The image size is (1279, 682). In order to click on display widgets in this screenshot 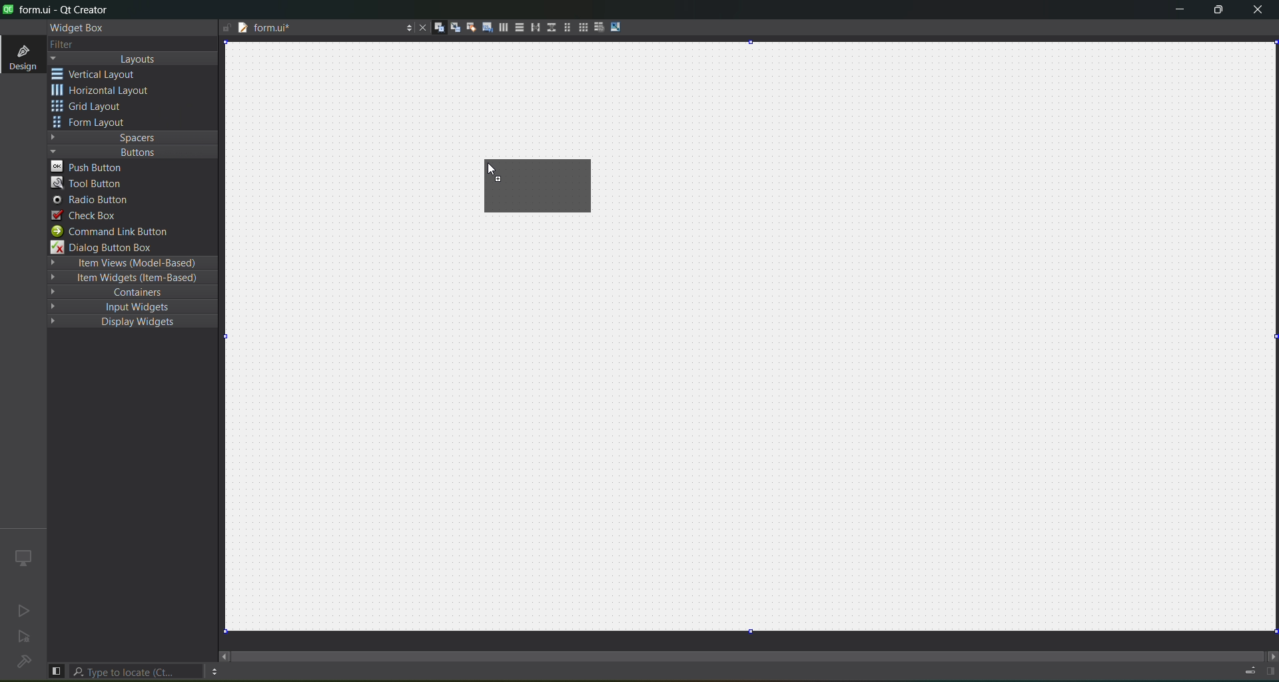, I will do `click(123, 322)`.